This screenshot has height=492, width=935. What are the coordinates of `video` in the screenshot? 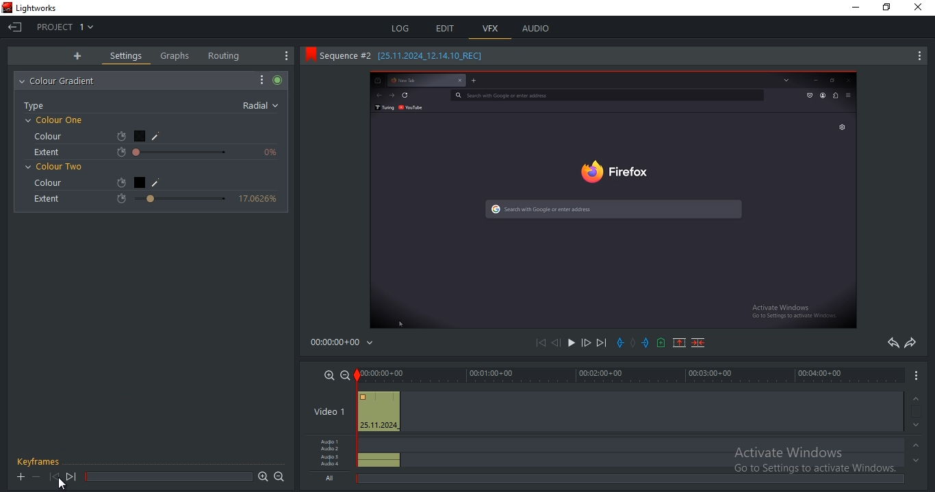 It's located at (613, 199).